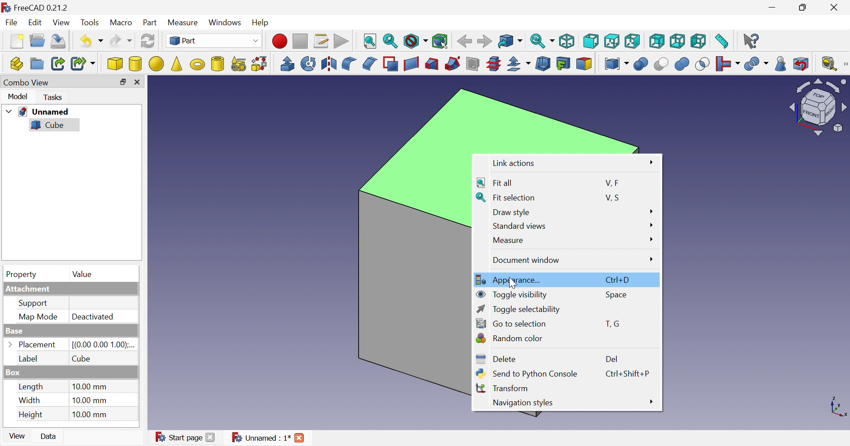  Describe the element at coordinates (90, 23) in the screenshot. I see `Tools` at that location.